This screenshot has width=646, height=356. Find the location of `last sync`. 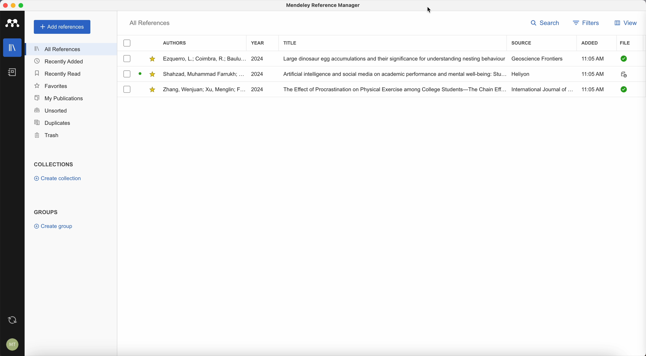

last sync is located at coordinates (13, 319).